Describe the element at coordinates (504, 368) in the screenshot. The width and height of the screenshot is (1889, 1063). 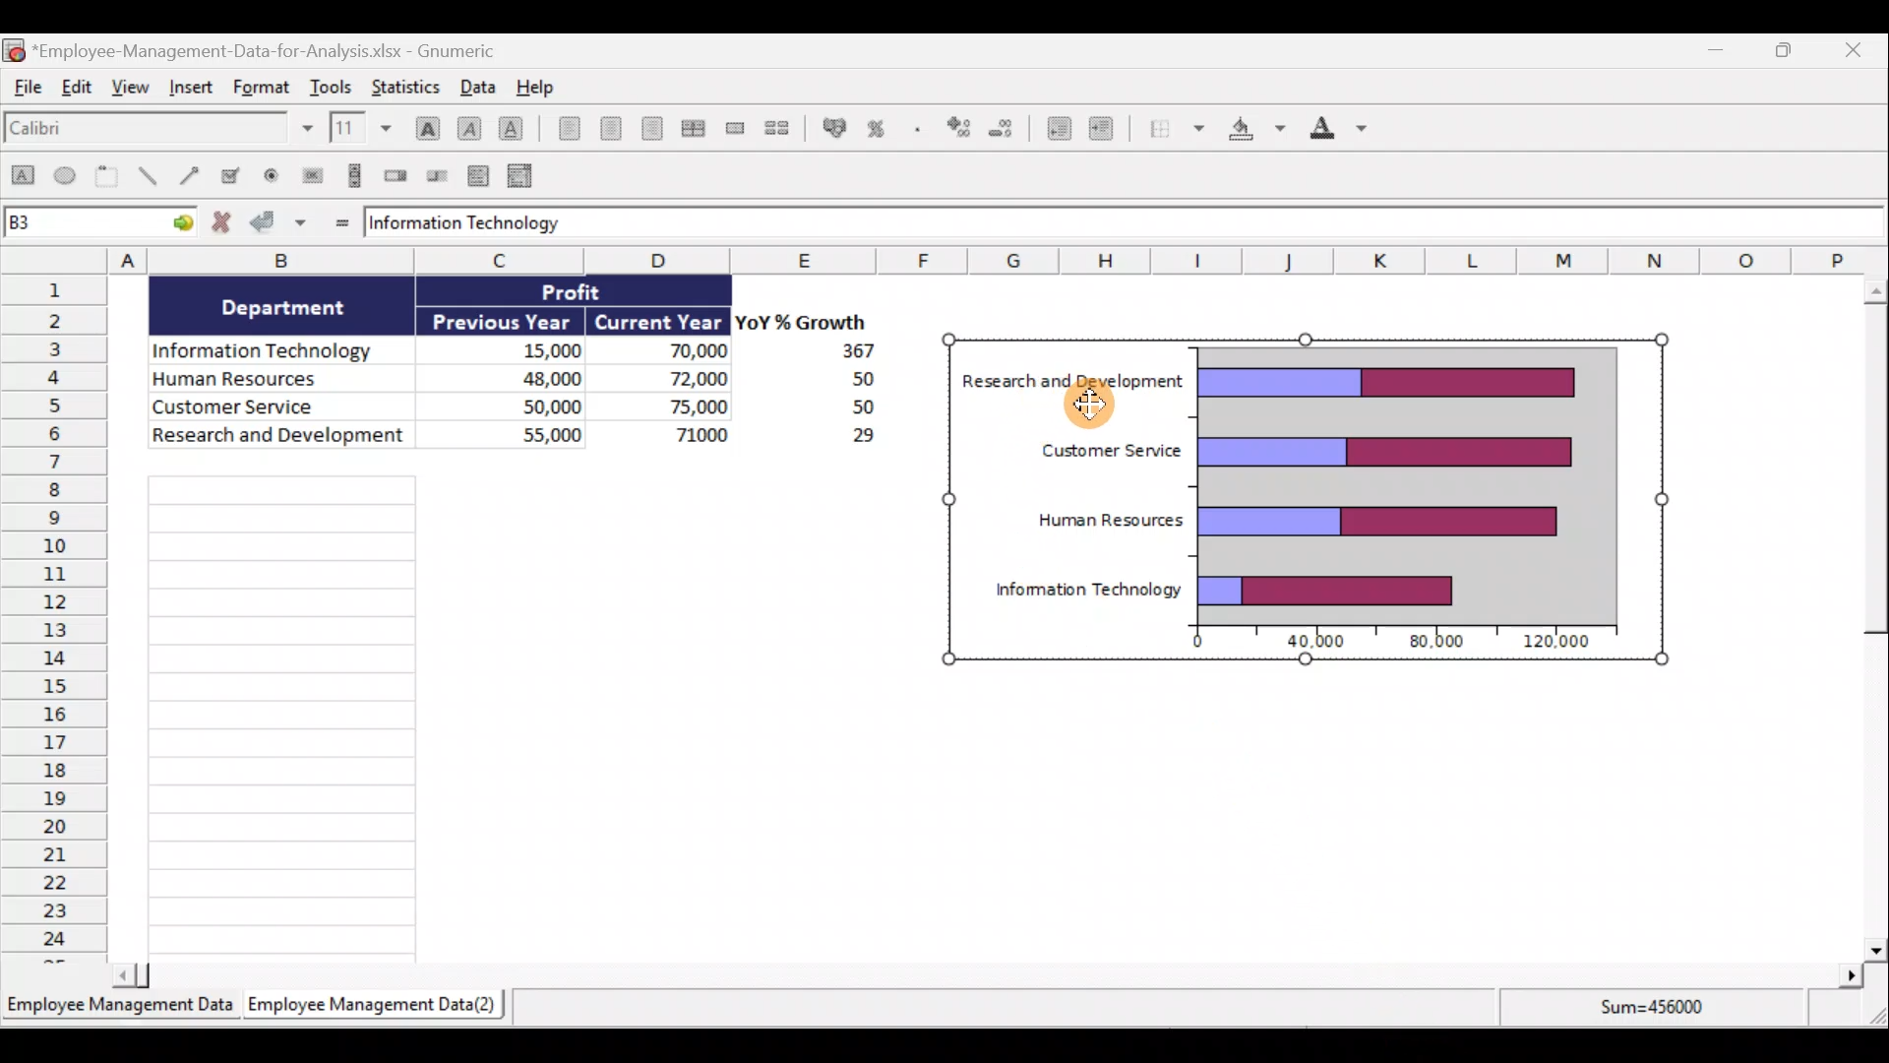
I see `Data` at that location.